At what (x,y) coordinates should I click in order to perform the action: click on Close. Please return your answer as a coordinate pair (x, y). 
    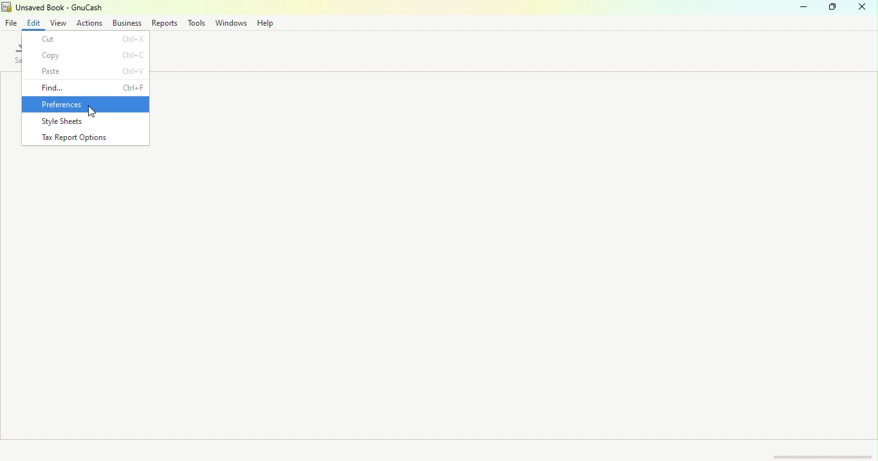
    Looking at the image, I should click on (865, 9).